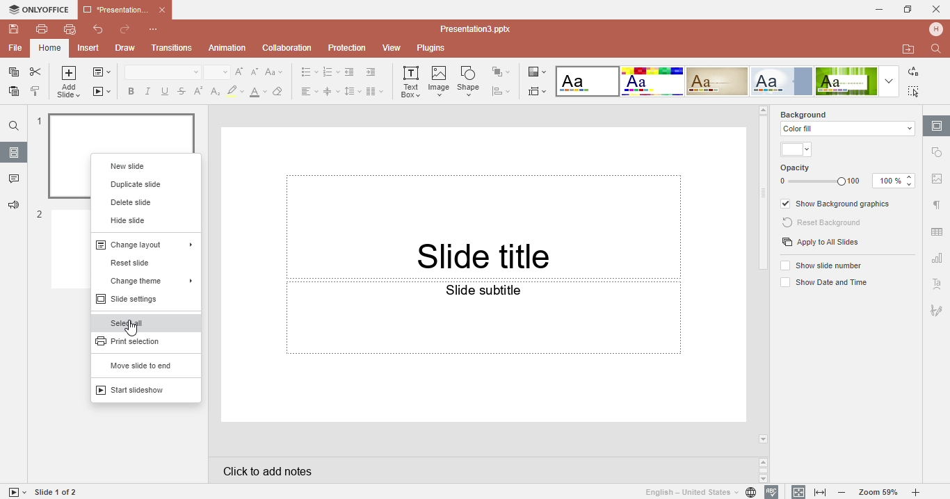 Image resolution: width=950 pixels, height=499 pixels. Describe the element at coordinates (138, 263) in the screenshot. I see `Reset slide` at that location.